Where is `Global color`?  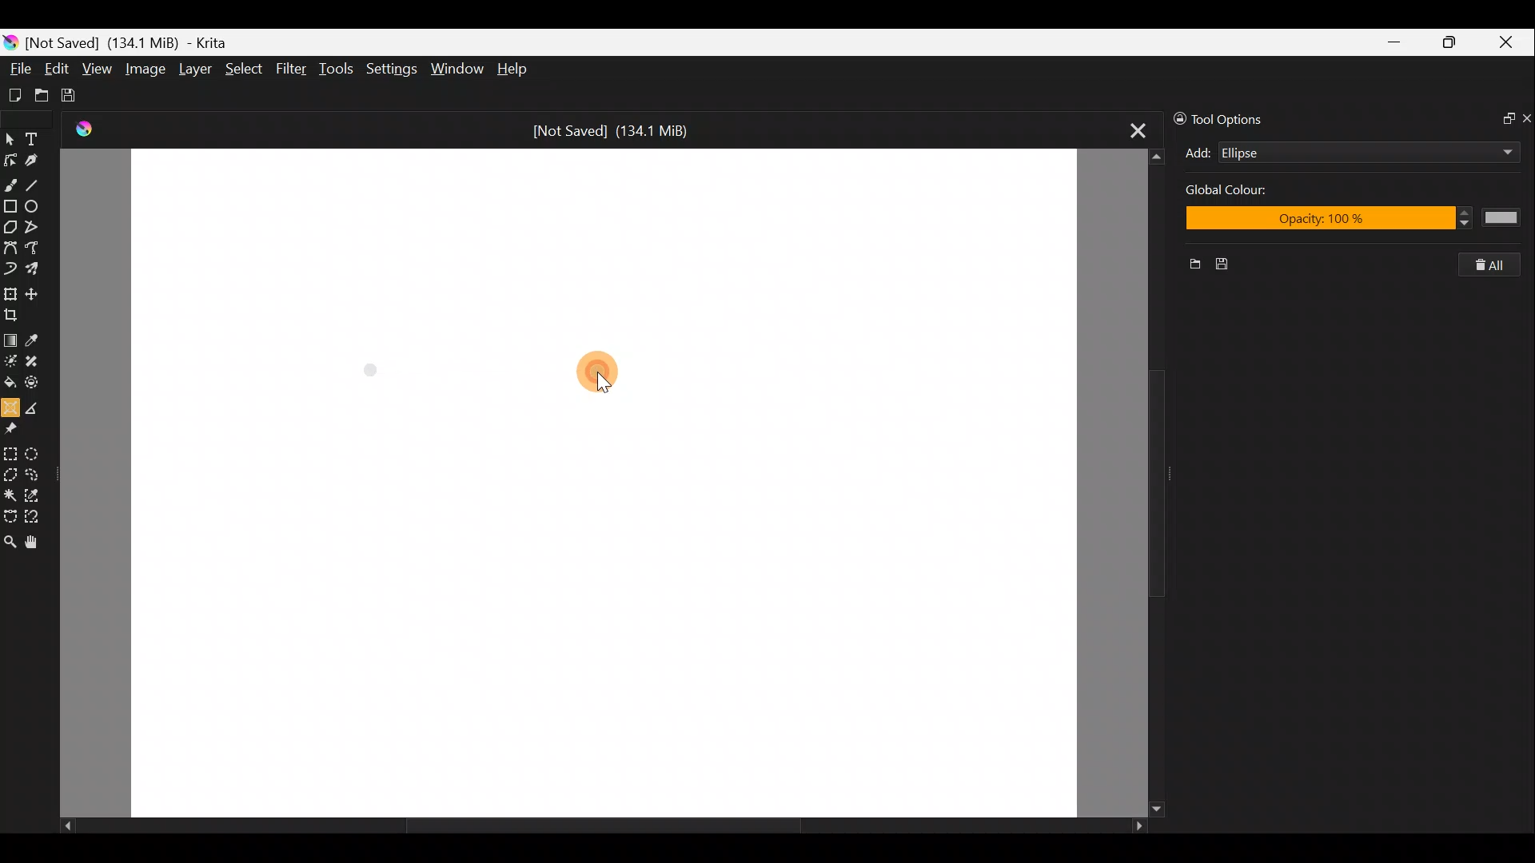
Global color is located at coordinates (1246, 193).